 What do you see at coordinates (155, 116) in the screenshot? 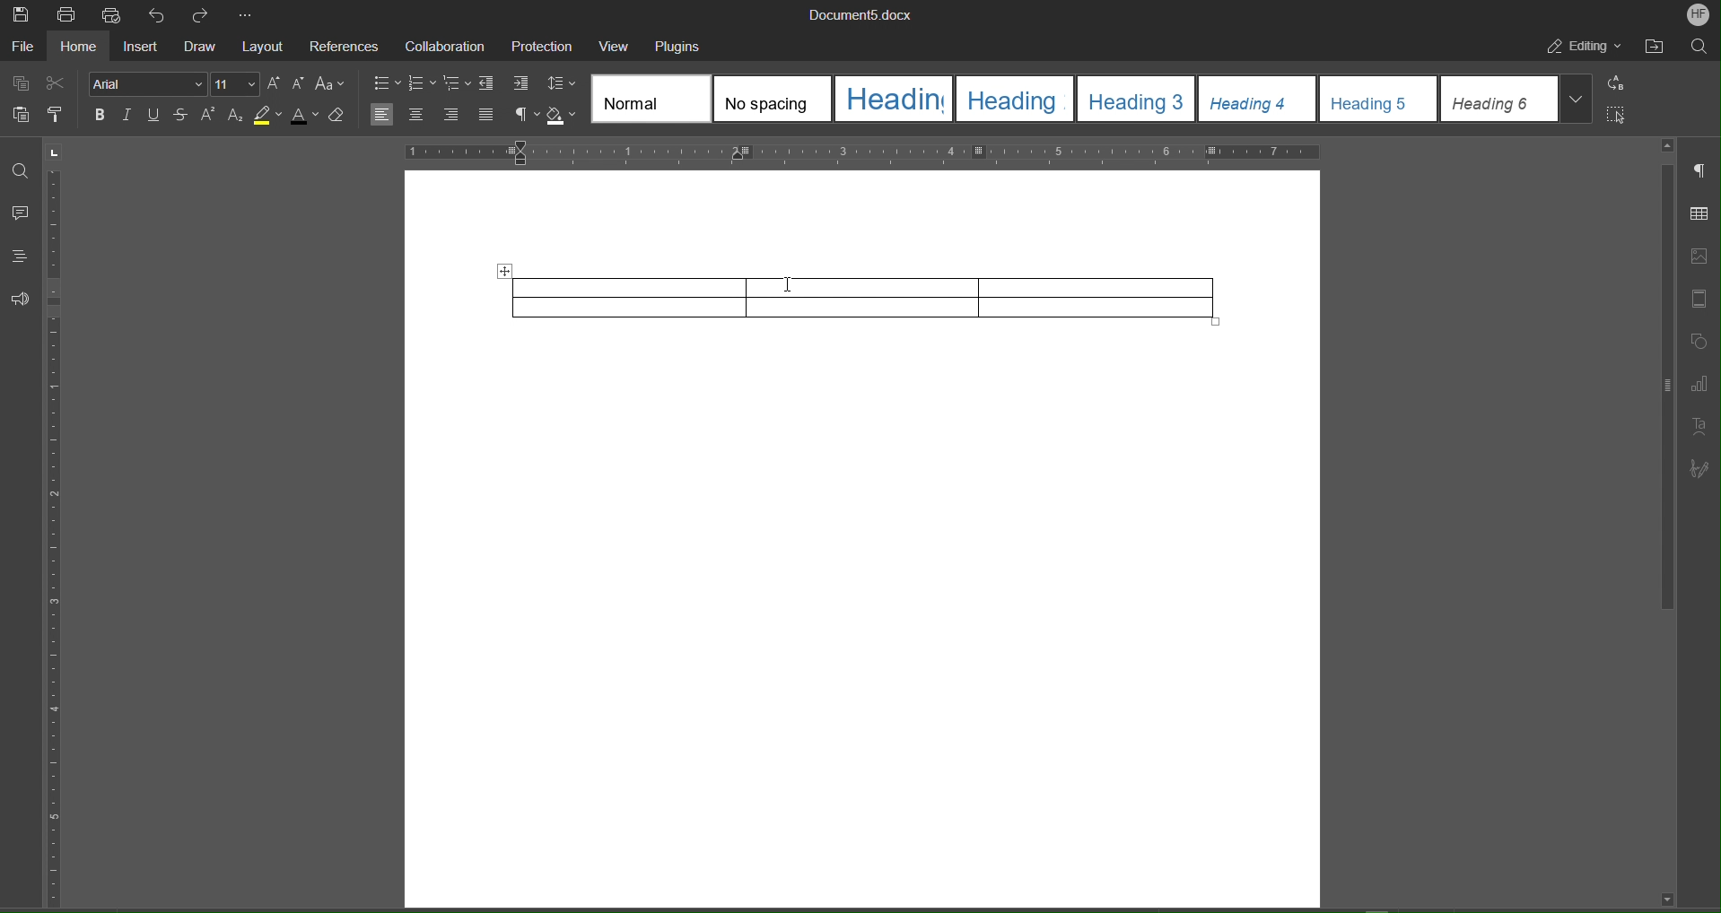
I see `Underline` at bounding box center [155, 116].